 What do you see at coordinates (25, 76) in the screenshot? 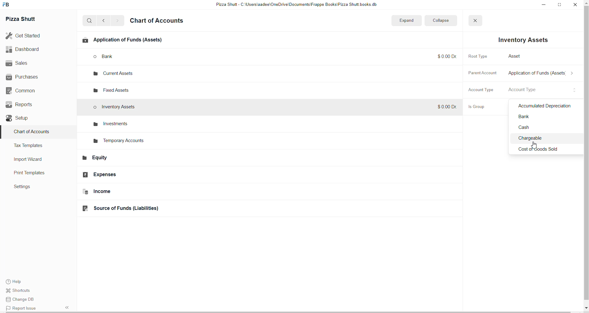
I see `Purchases ` at bounding box center [25, 76].